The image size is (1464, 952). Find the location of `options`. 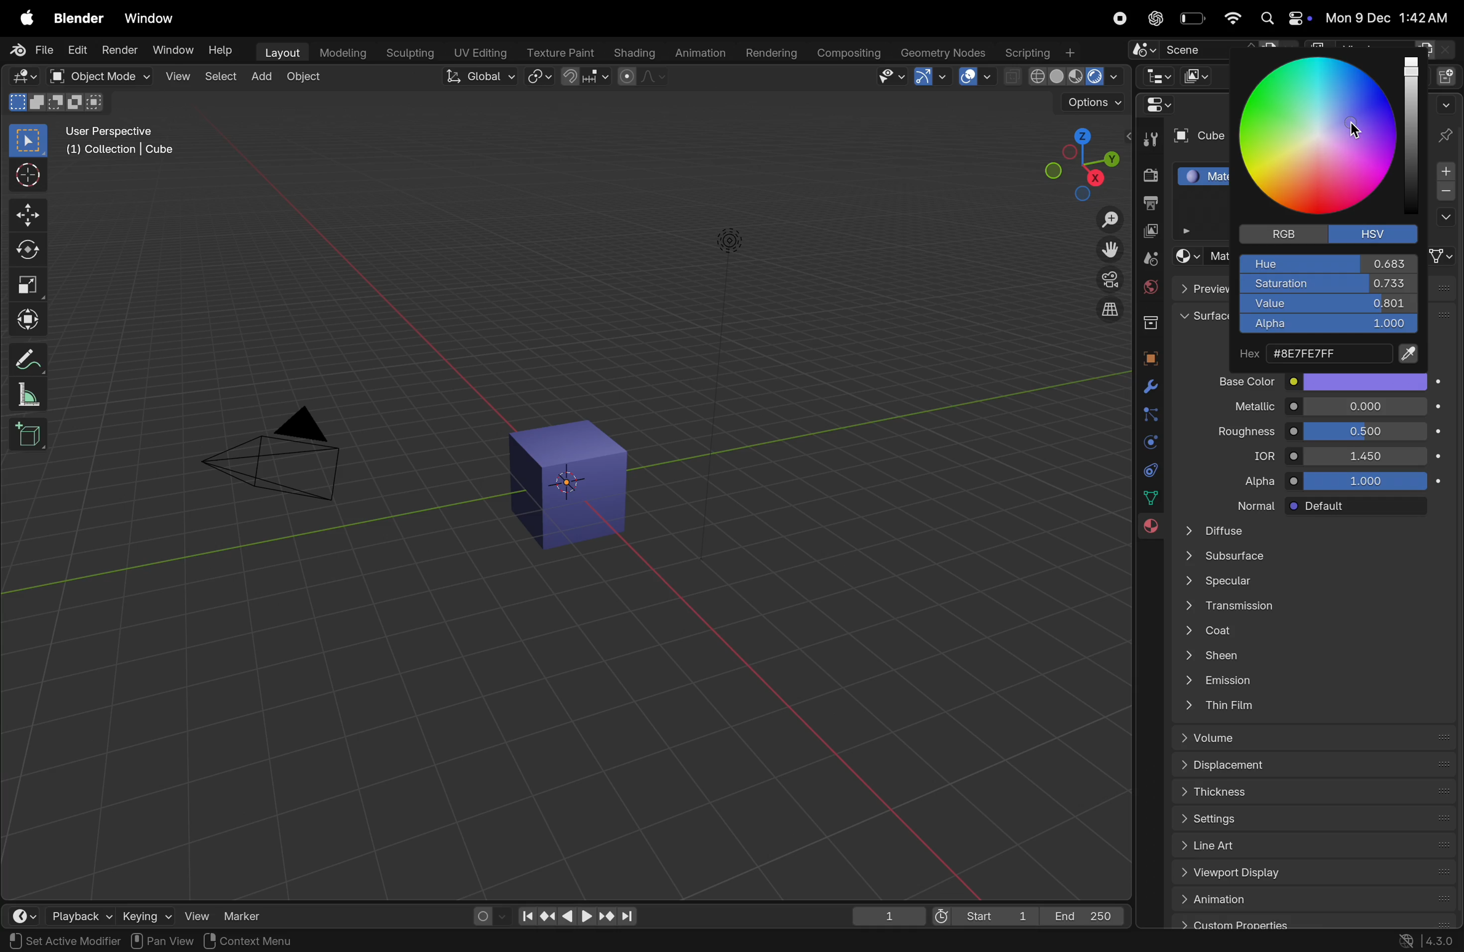

options is located at coordinates (1092, 103).